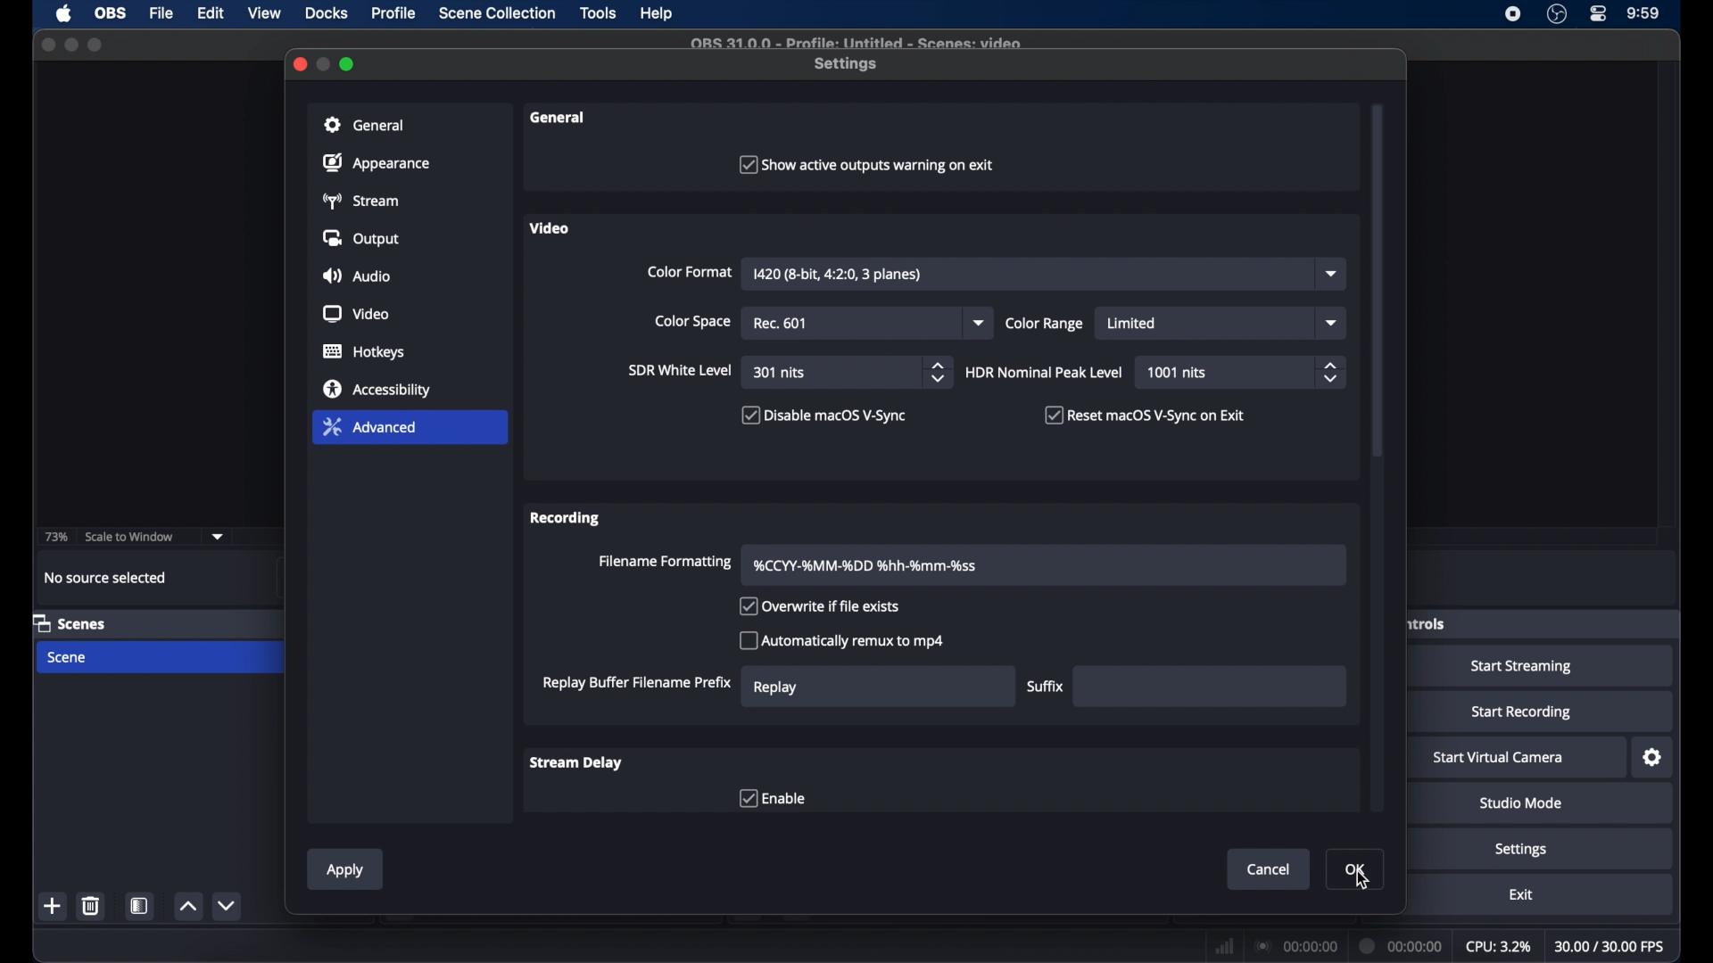  What do you see at coordinates (1520, 895) in the screenshot?
I see `exit` at bounding box center [1520, 895].